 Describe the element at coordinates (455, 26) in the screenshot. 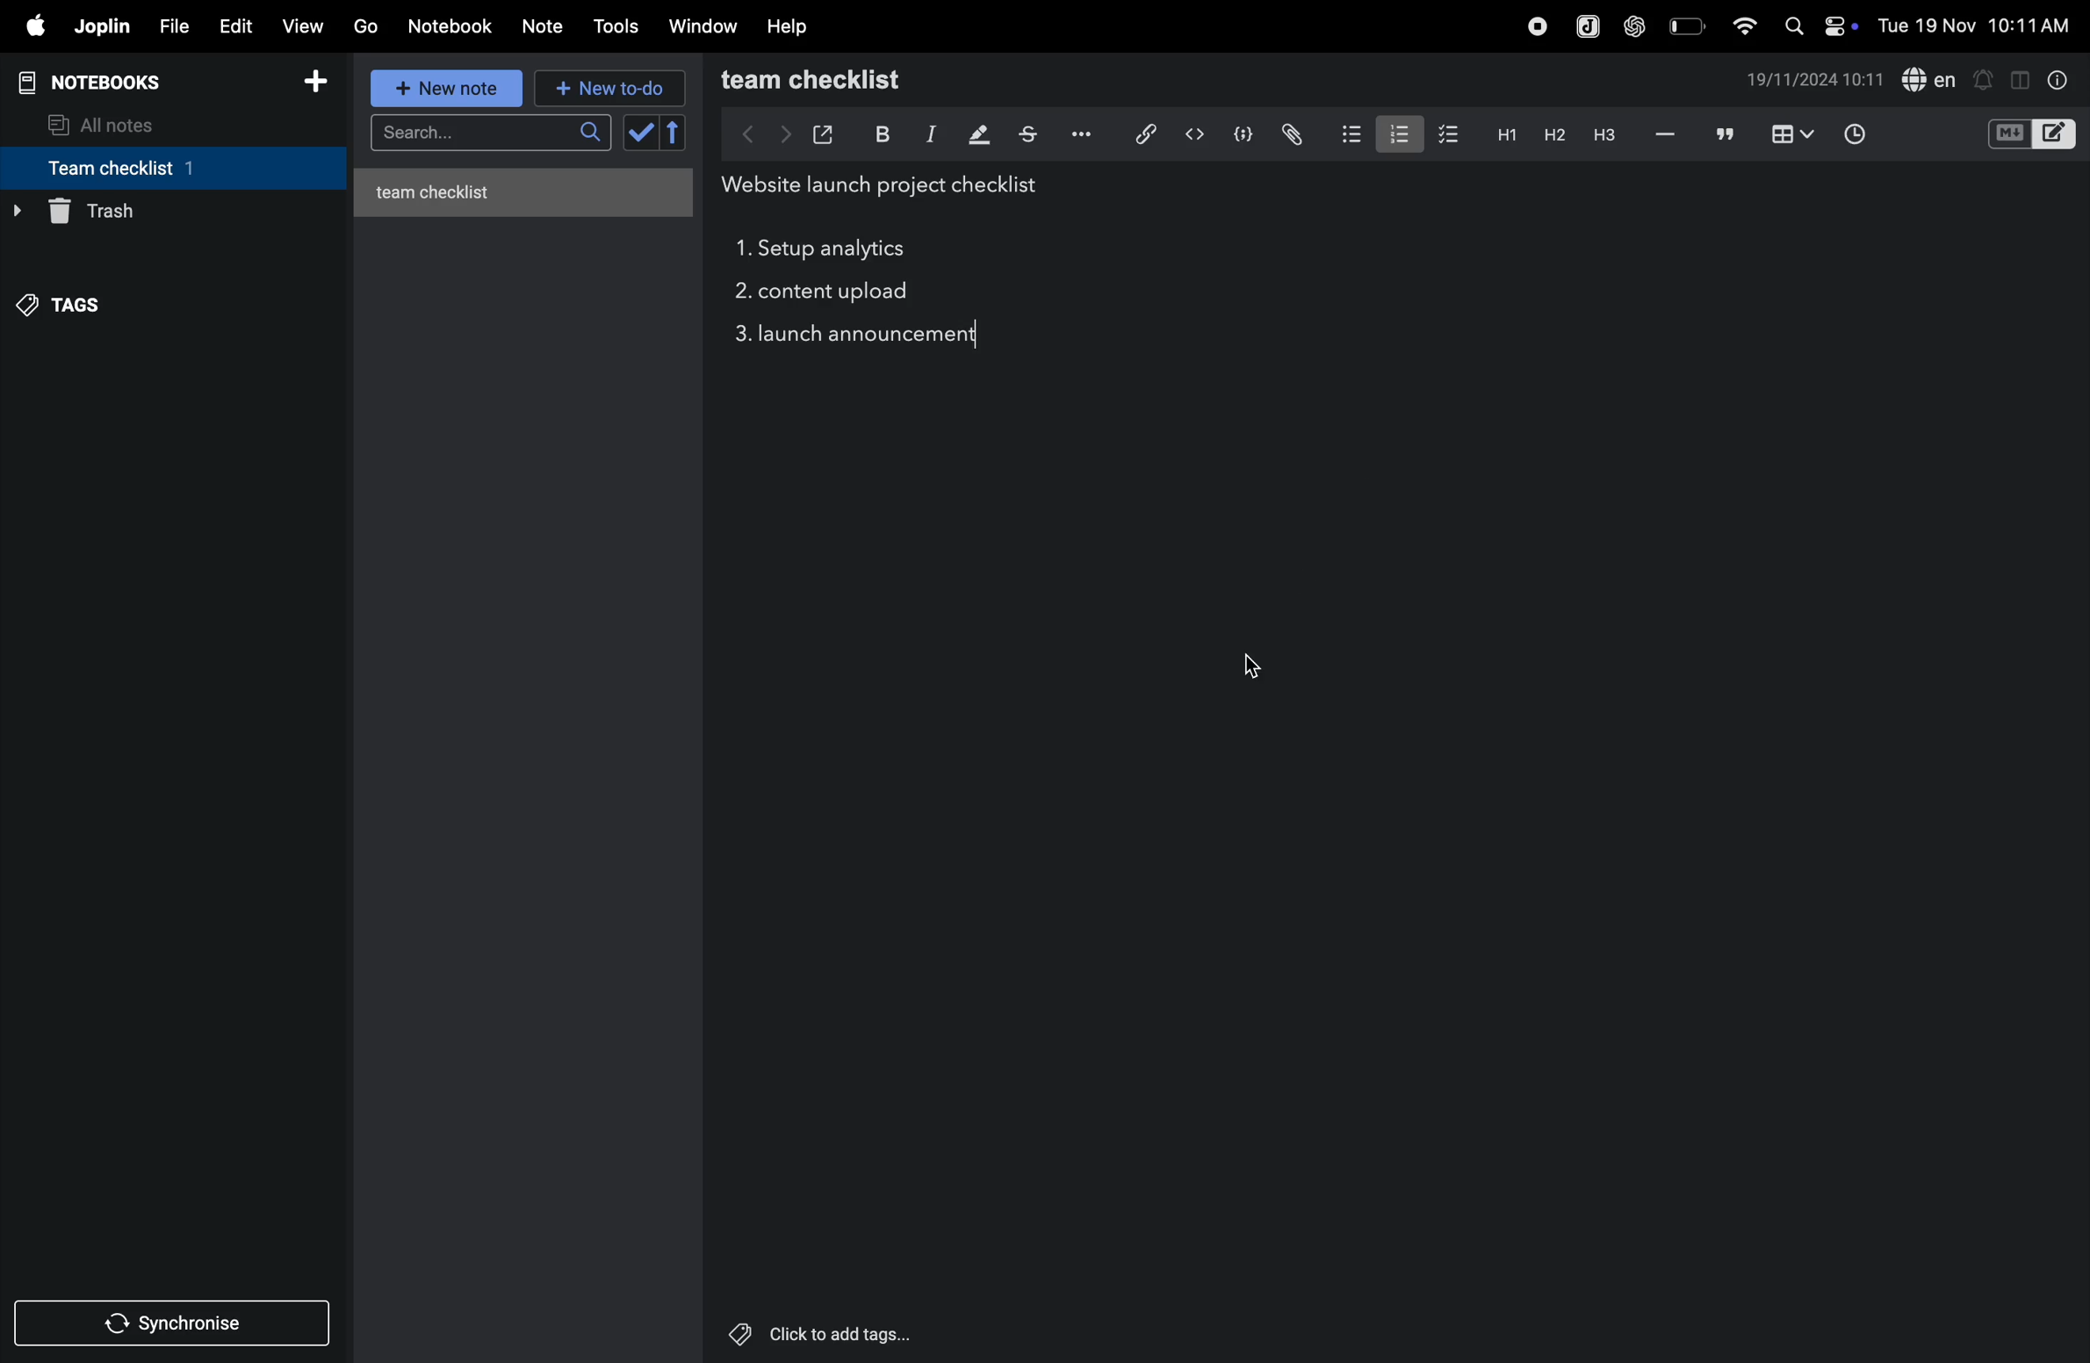

I see `Notebook` at that location.